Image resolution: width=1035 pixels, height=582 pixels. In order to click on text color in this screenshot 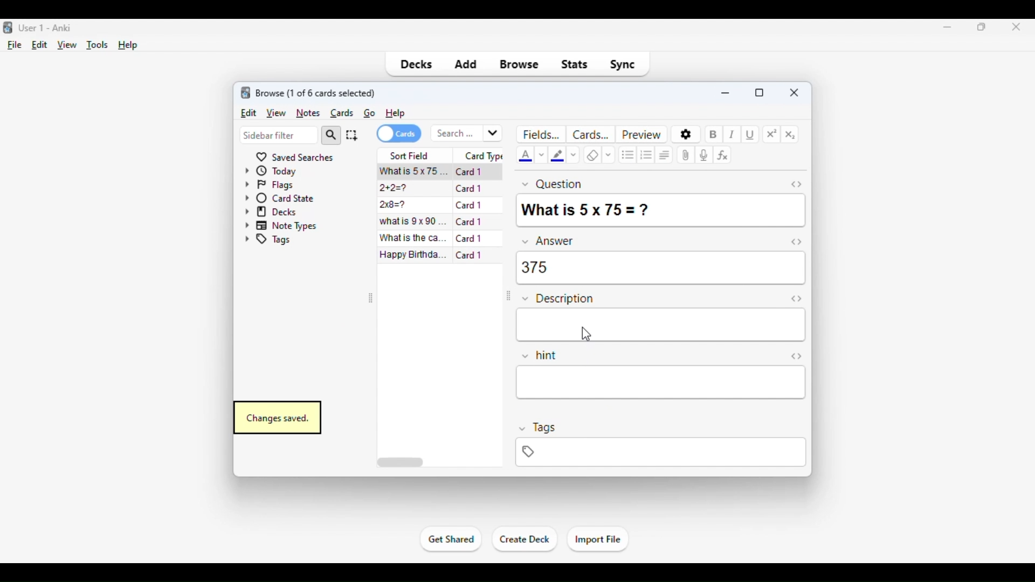, I will do `click(527, 156)`.